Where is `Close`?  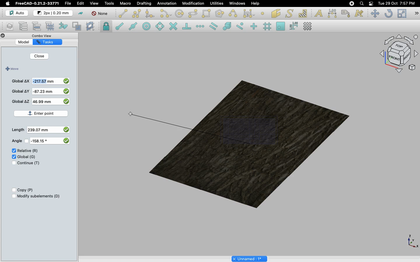 Close is located at coordinates (39, 57).